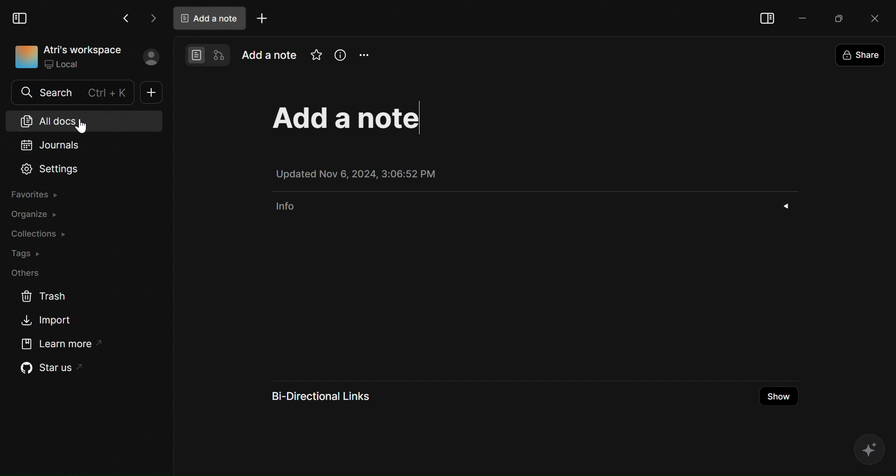 Image resolution: width=896 pixels, height=476 pixels. What do you see at coordinates (219, 55) in the screenshot?
I see `Edgeless mode` at bounding box center [219, 55].